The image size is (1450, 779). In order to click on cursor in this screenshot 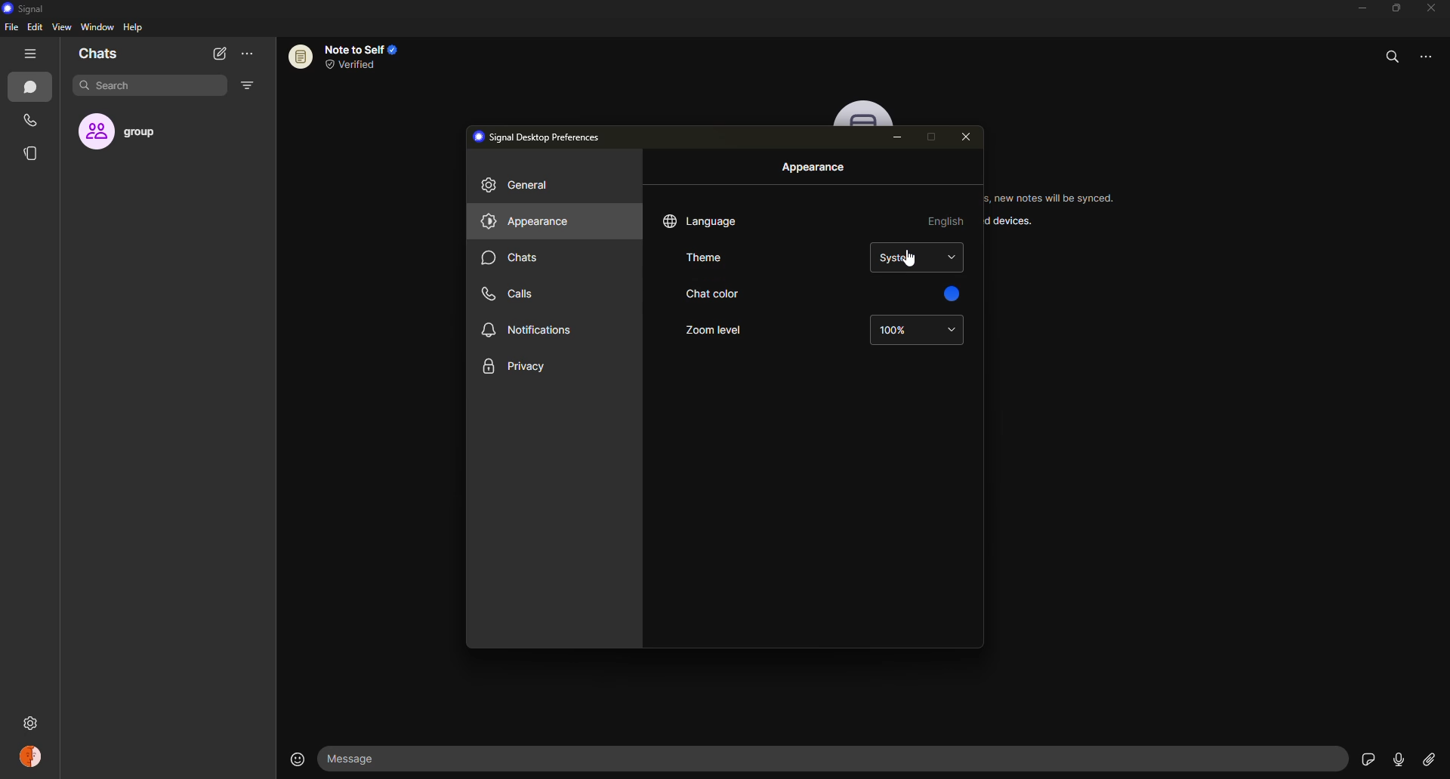, I will do `click(905, 263)`.